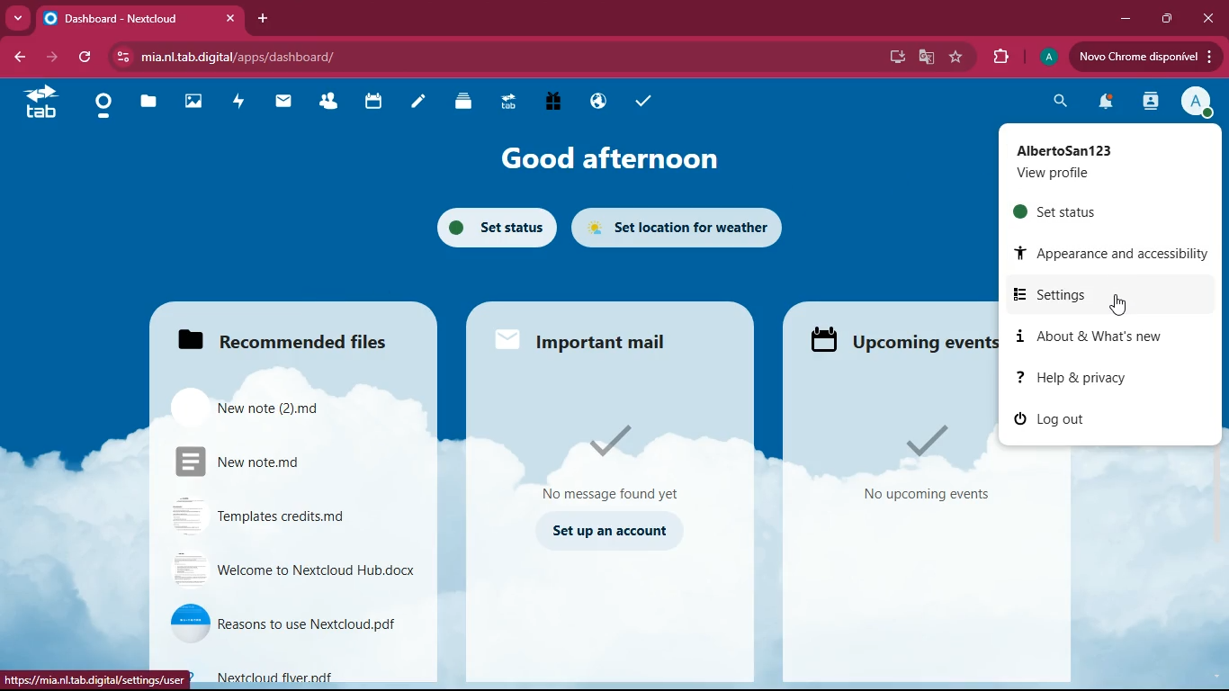  What do you see at coordinates (469, 103) in the screenshot?
I see `layers` at bounding box center [469, 103].